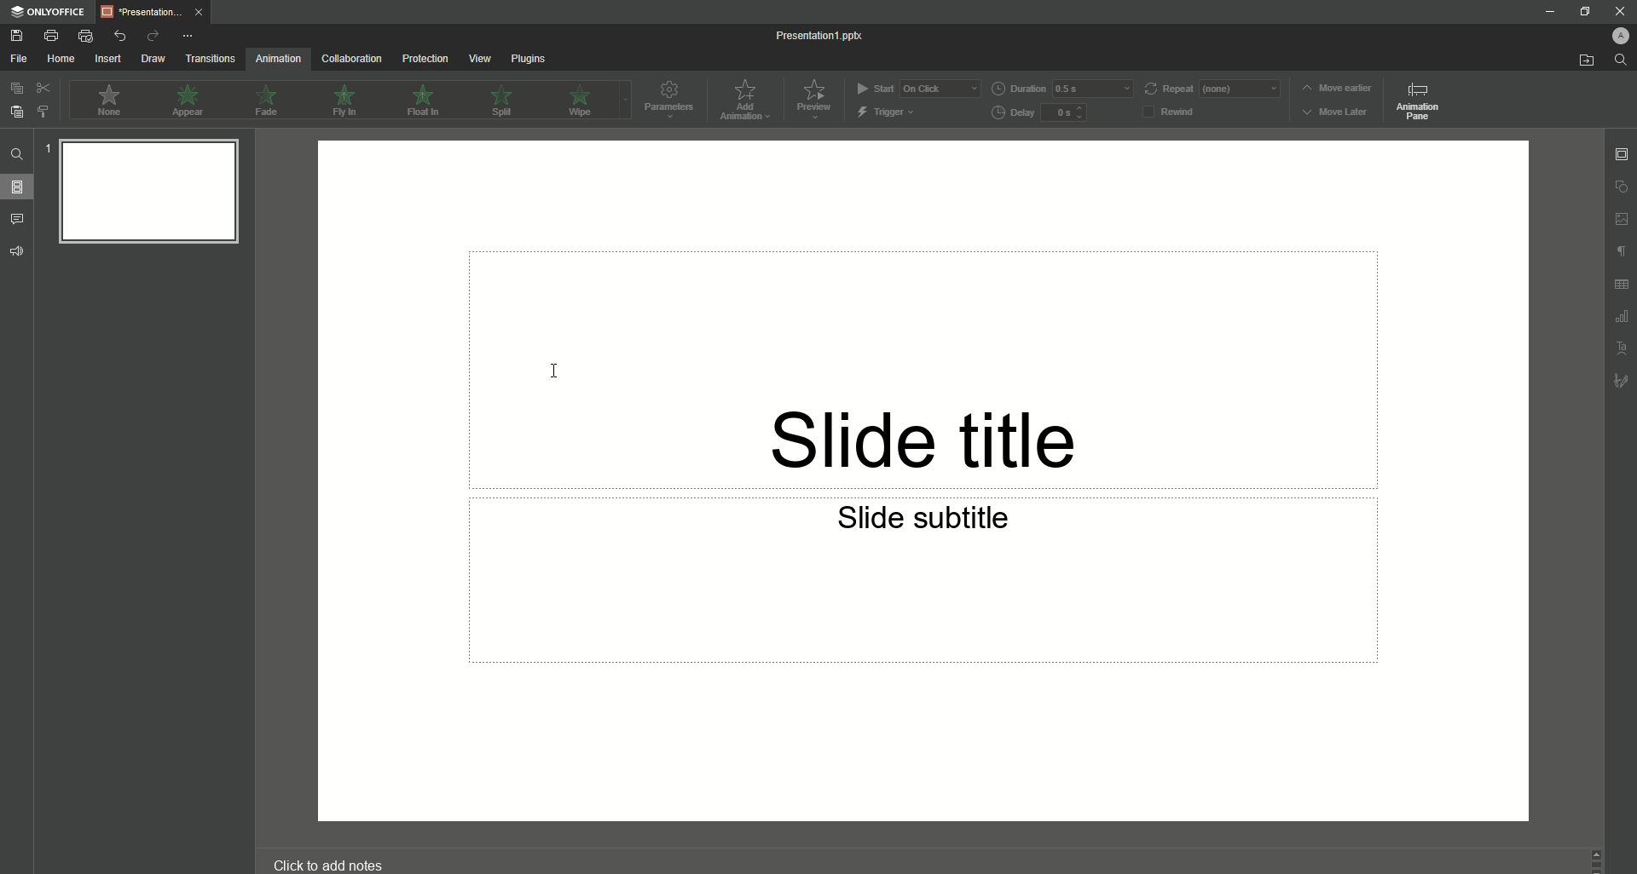  I want to click on None, so click(107, 101).